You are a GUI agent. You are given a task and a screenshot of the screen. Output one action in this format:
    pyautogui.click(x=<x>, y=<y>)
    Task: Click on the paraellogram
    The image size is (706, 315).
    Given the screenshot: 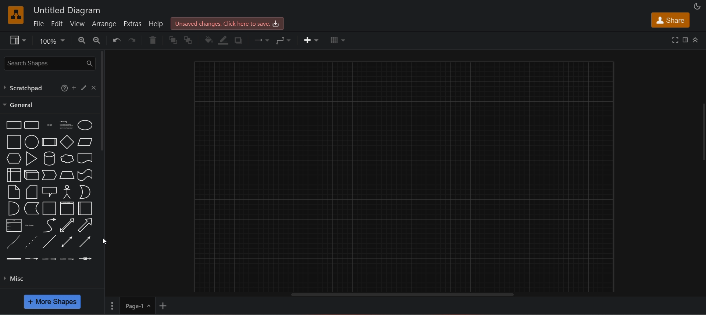 What is the action you would take?
    pyautogui.click(x=85, y=141)
    